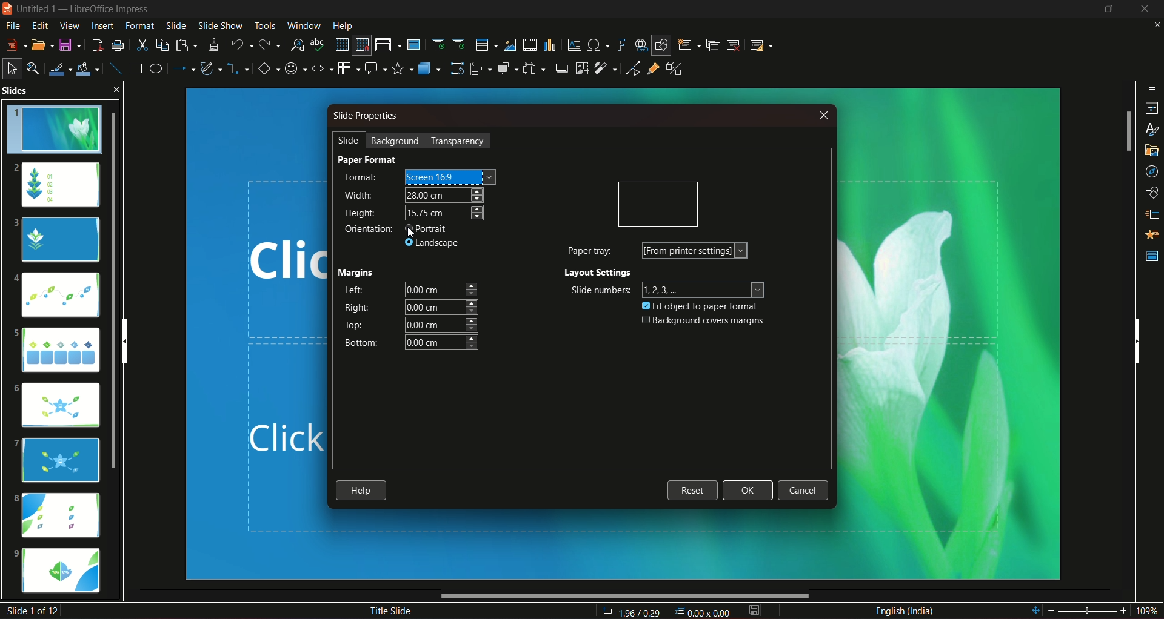  I want to click on background covers margins, so click(701, 321).